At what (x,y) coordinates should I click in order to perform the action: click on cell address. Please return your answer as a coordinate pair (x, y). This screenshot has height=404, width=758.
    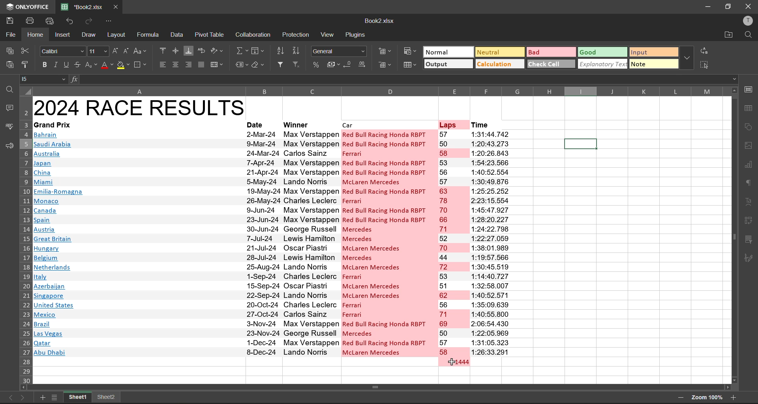
    Looking at the image, I should click on (43, 79).